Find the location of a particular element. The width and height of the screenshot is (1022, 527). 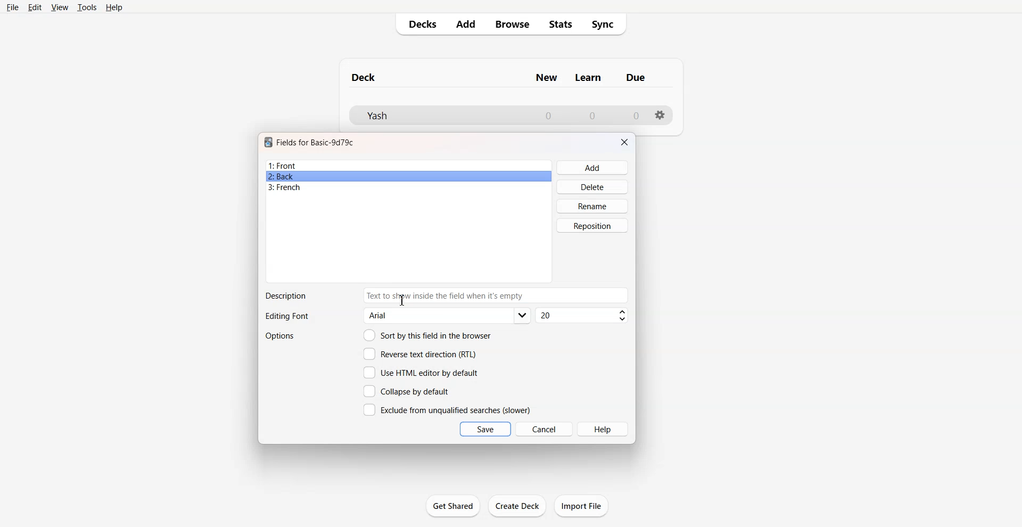

Column name is located at coordinates (546, 78).